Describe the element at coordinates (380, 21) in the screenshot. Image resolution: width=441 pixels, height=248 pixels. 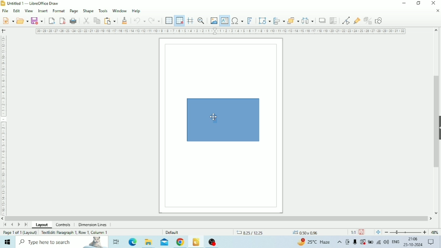
I see `Show Draw Functions` at that location.